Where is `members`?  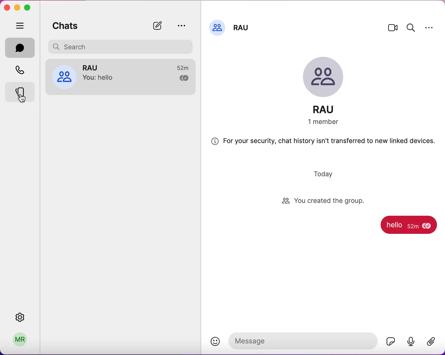
members is located at coordinates (327, 123).